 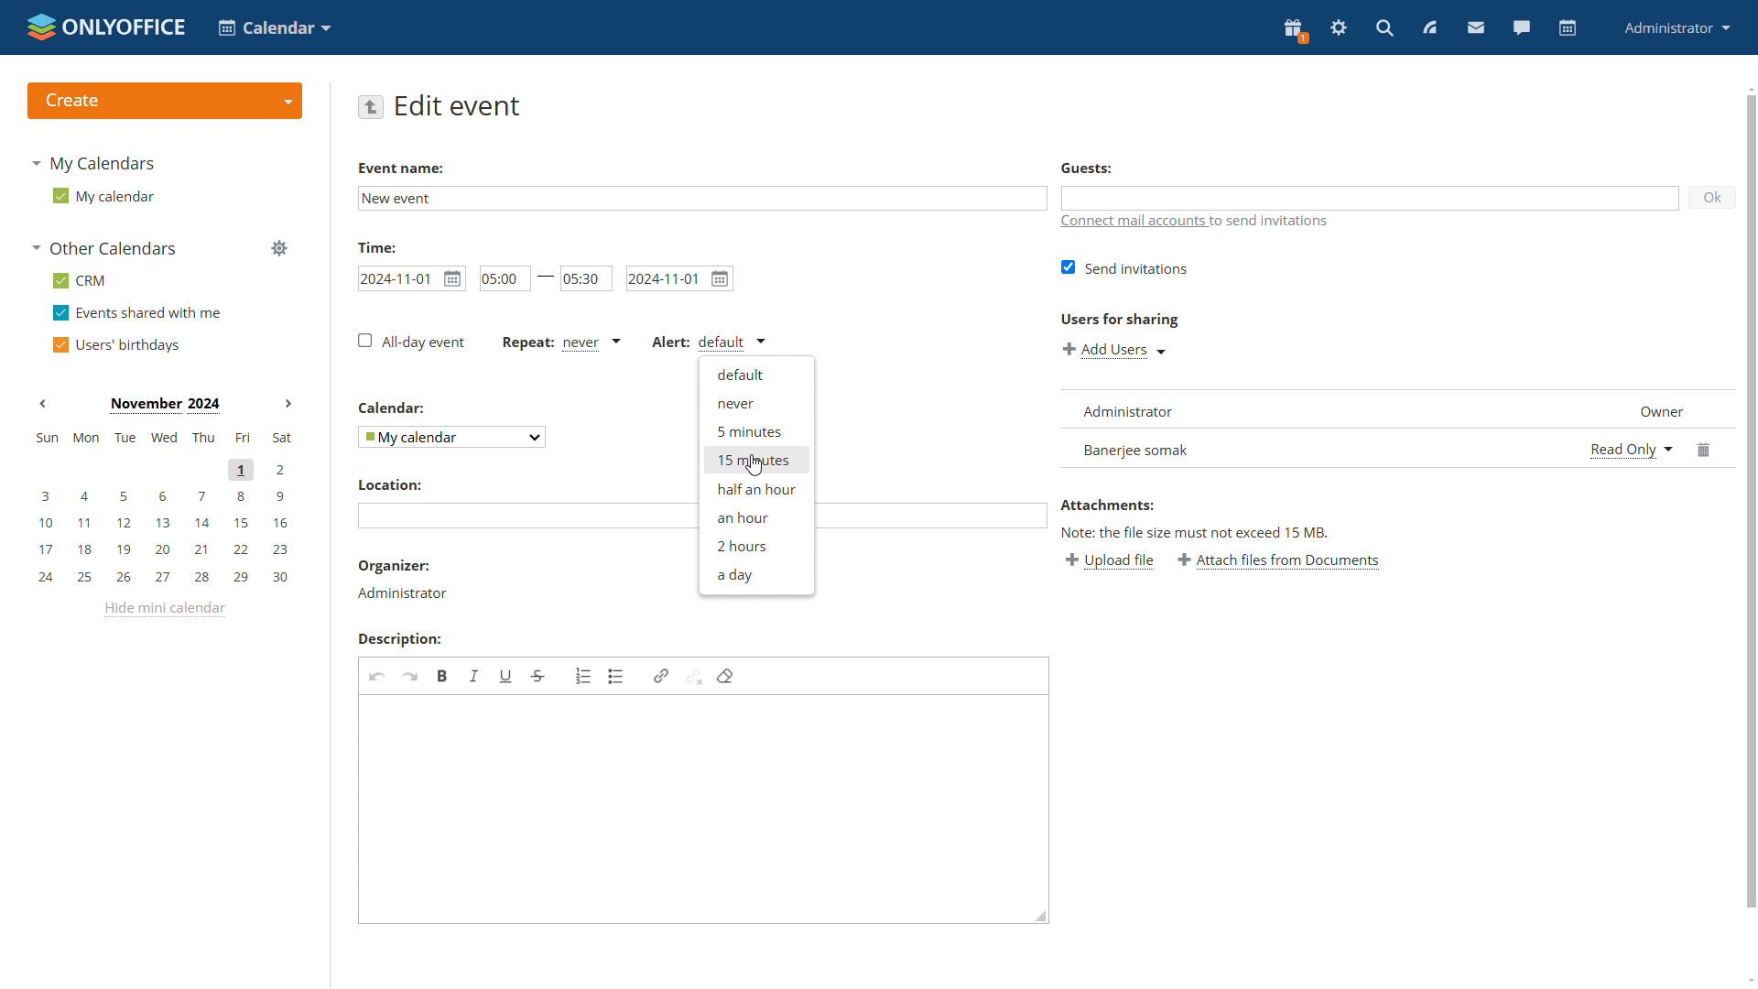 I want to click on attach files from documents, so click(x=1279, y=560).